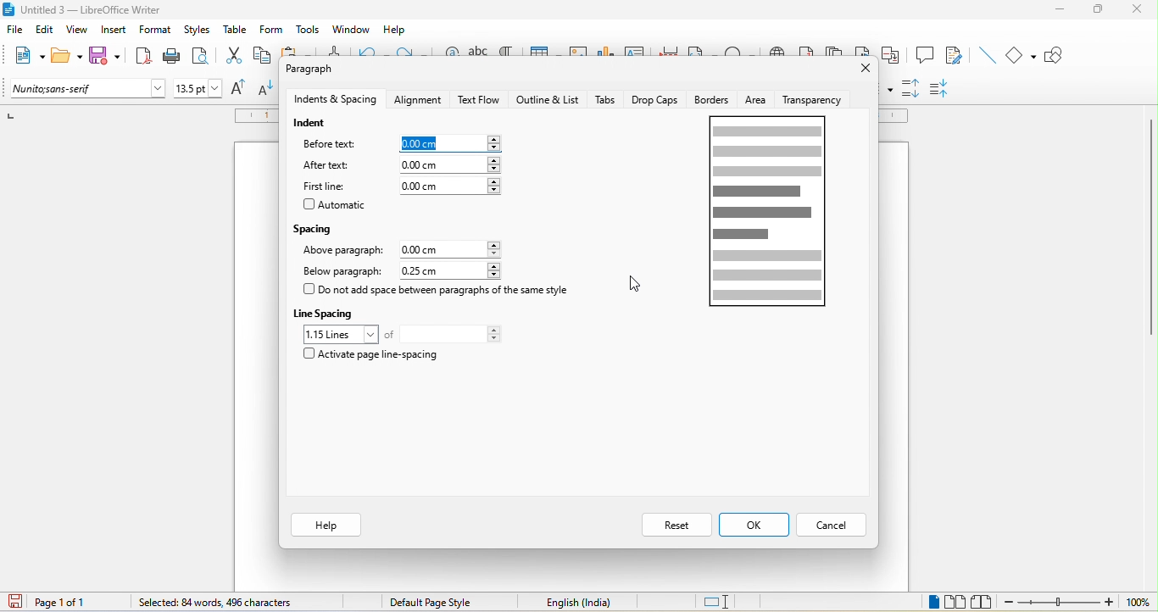  Describe the element at coordinates (327, 186) in the screenshot. I see `first line` at that location.